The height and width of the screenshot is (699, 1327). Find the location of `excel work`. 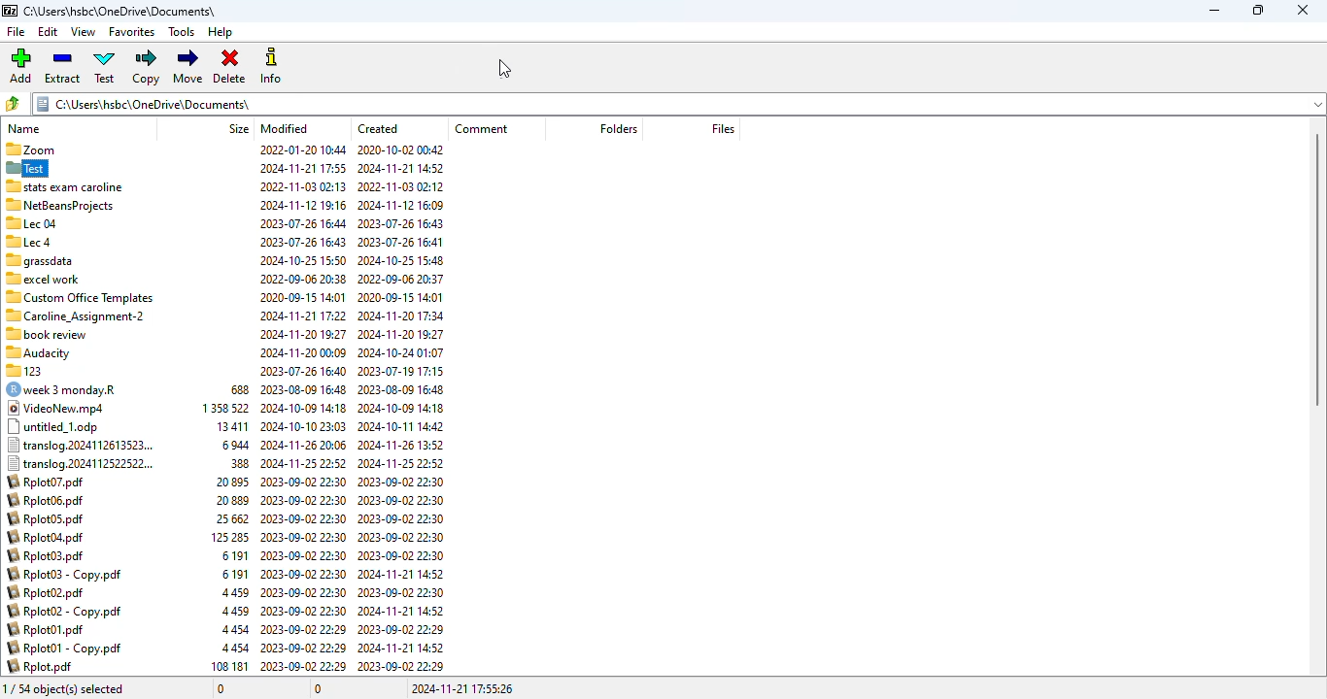

excel work is located at coordinates (43, 279).